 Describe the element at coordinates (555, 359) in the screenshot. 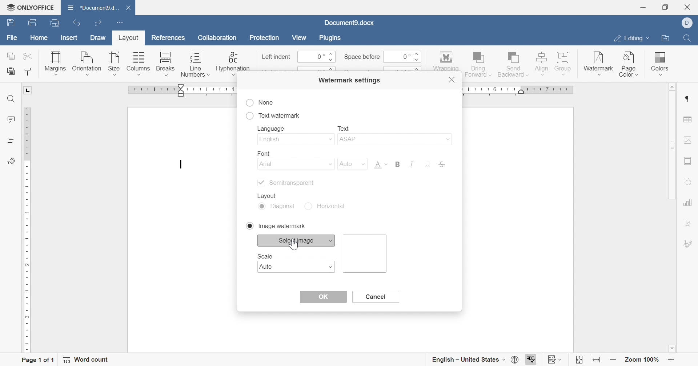

I see `track changes` at that location.